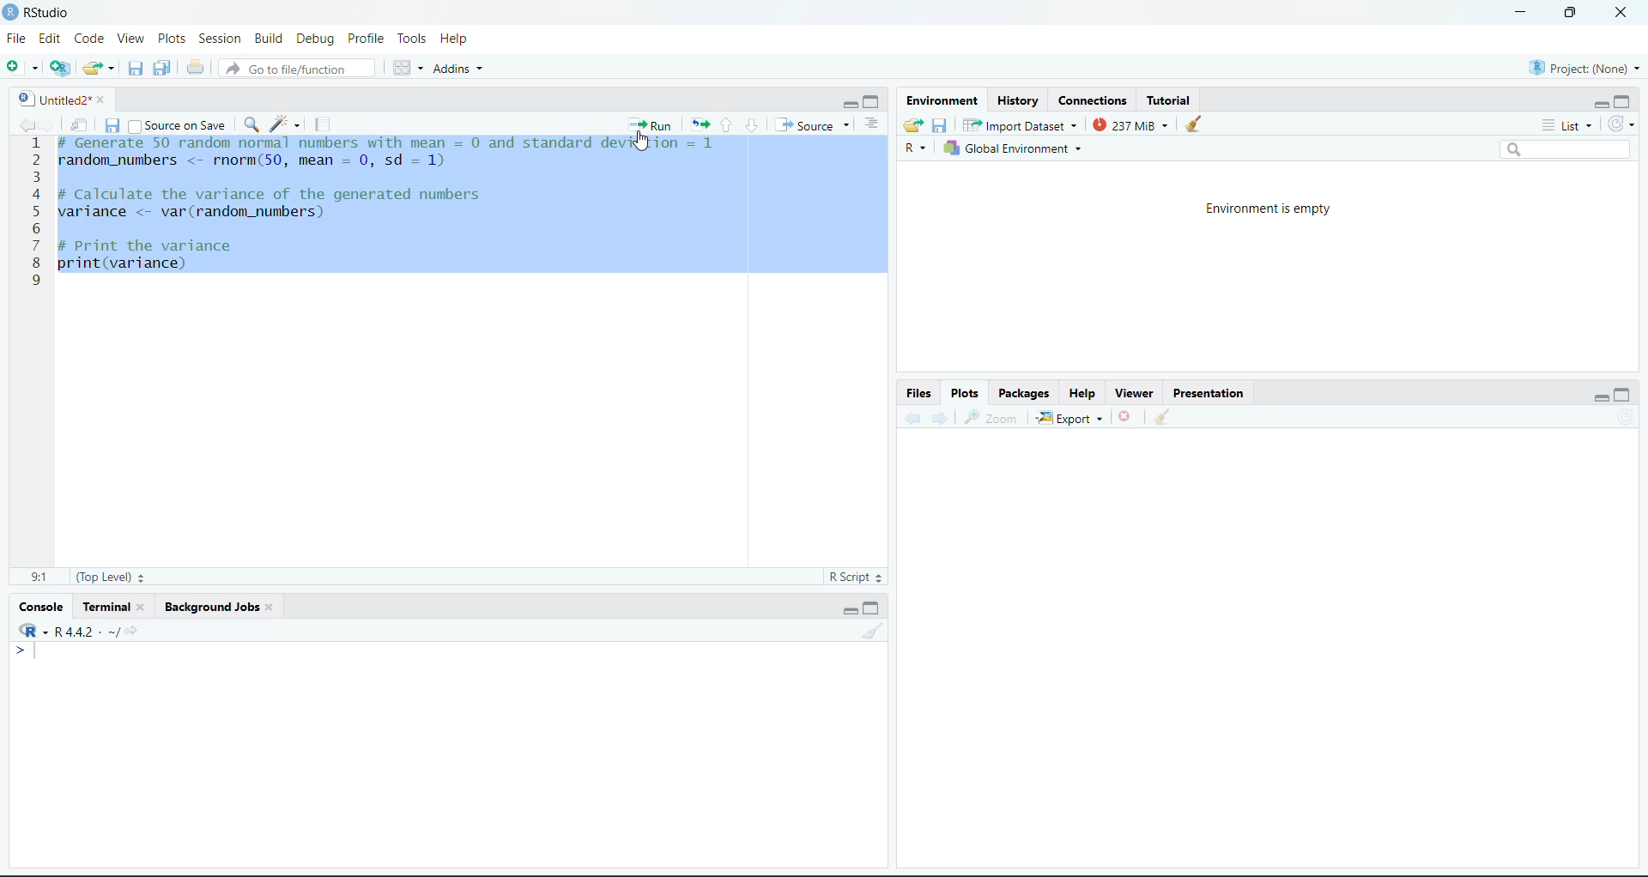 This screenshot has width=1648, height=877. What do you see at coordinates (1568, 126) in the screenshot?
I see `List` at bounding box center [1568, 126].